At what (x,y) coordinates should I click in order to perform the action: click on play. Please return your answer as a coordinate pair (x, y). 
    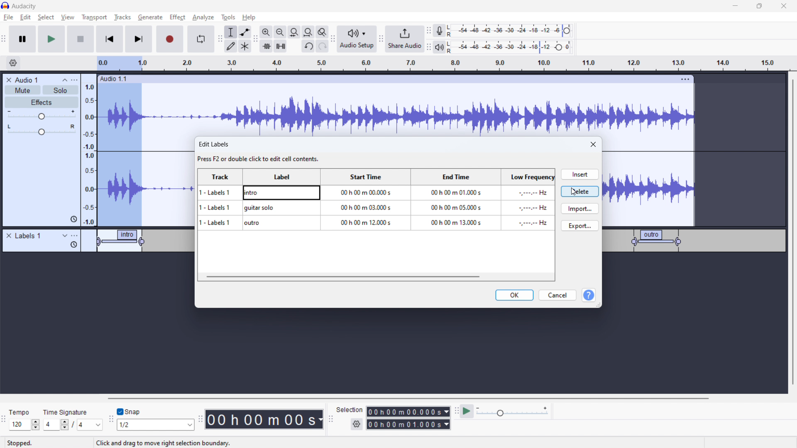
    Looking at the image, I should click on (51, 39).